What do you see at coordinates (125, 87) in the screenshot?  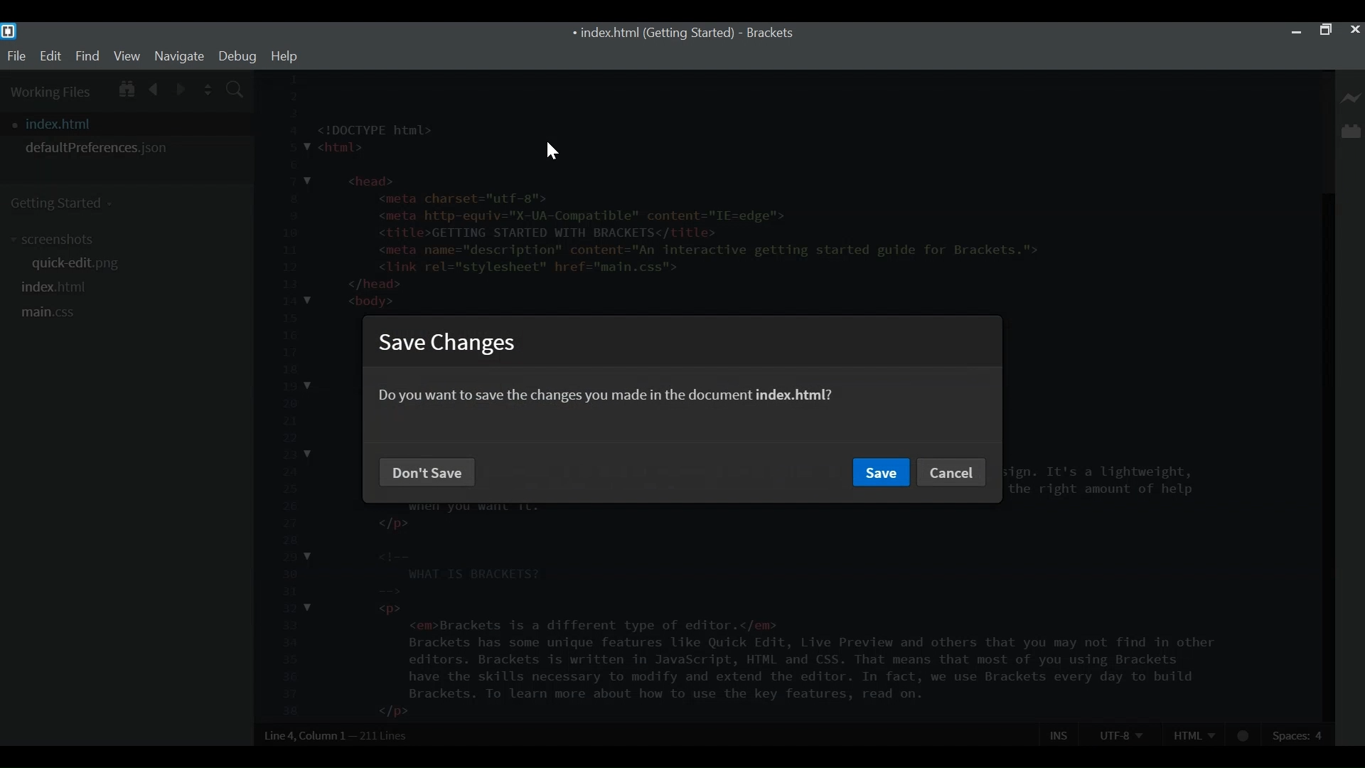 I see `Show in File Tree` at bounding box center [125, 87].